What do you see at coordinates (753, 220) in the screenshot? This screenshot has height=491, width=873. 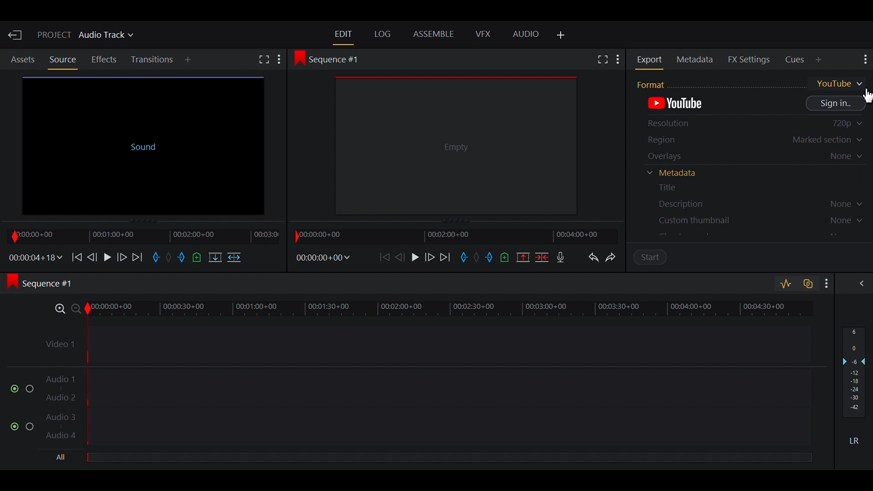 I see `Custom Thumbnail` at bounding box center [753, 220].